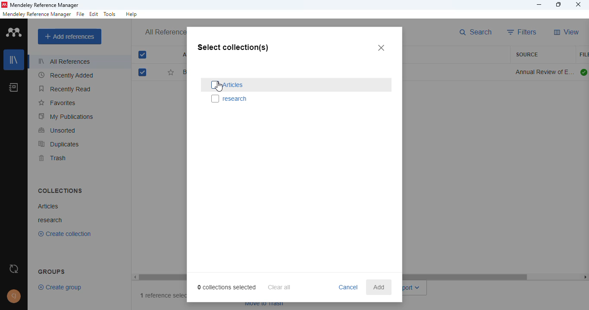  Describe the element at coordinates (93, 14) in the screenshot. I see `edit` at that location.